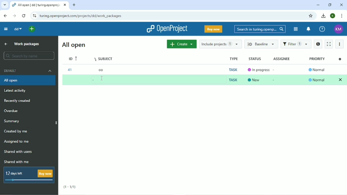 The image size is (347, 195). Describe the element at coordinates (341, 4) in the screenshot. I see `Close` at that location.